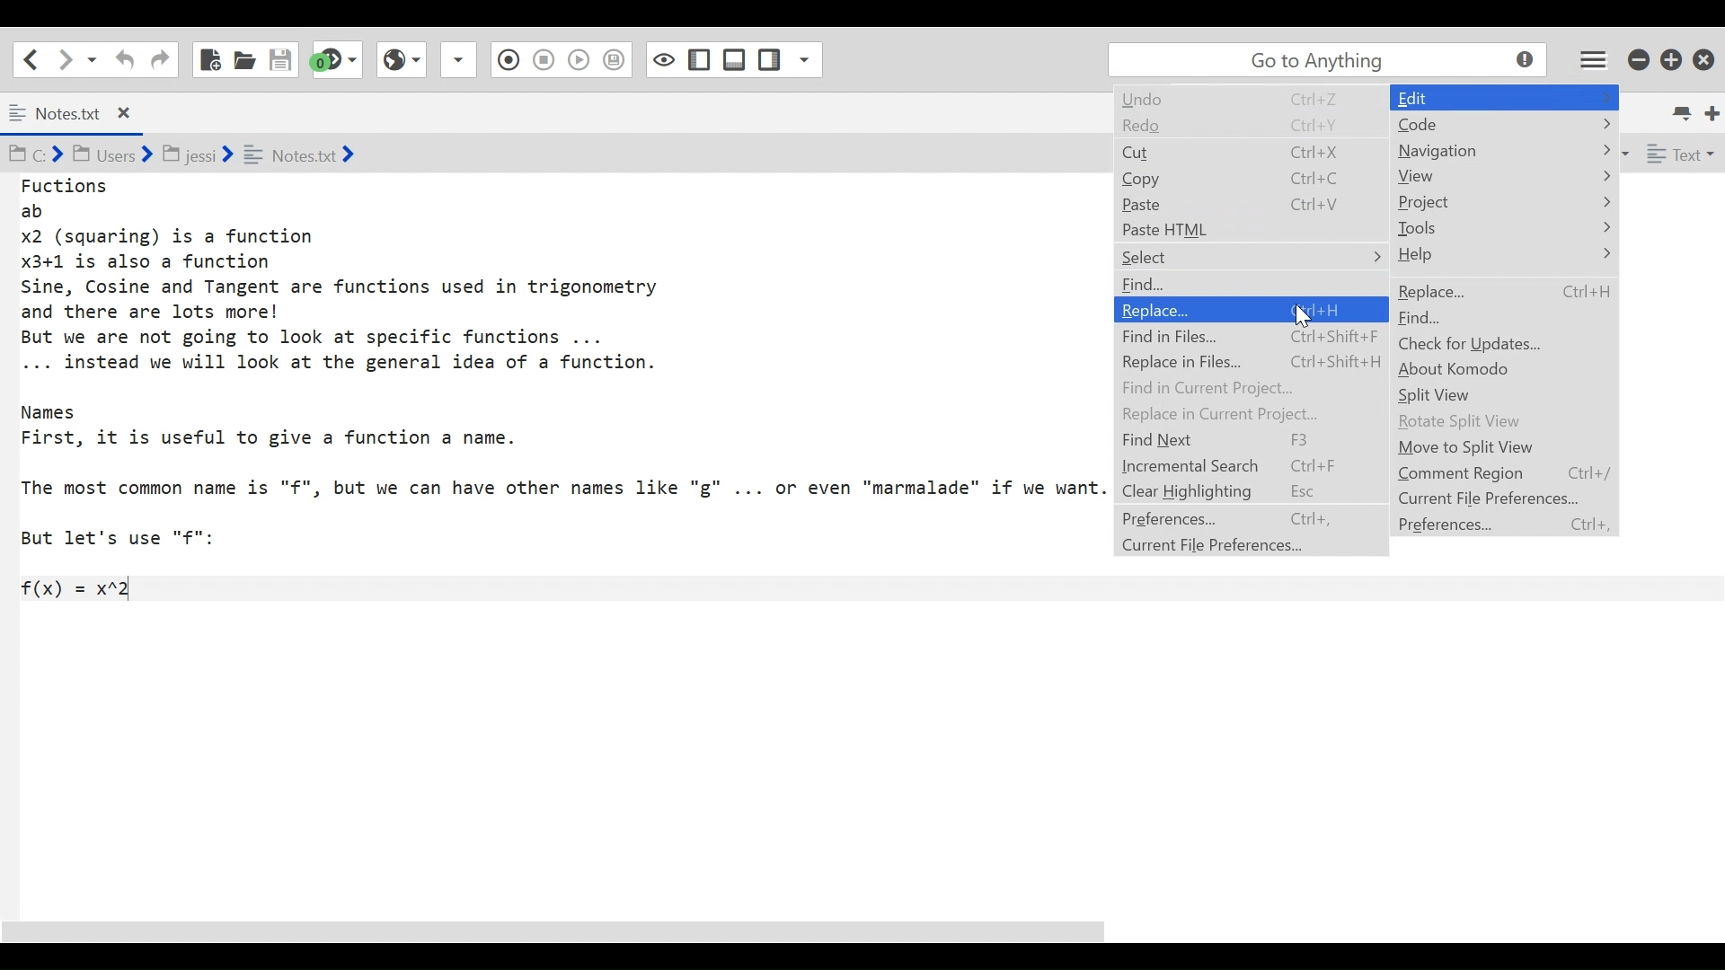 This screenshot has height=970, width=1725. Describe the element at coordinates (1471, 256) in the screenshot. I see `Help` at that location.